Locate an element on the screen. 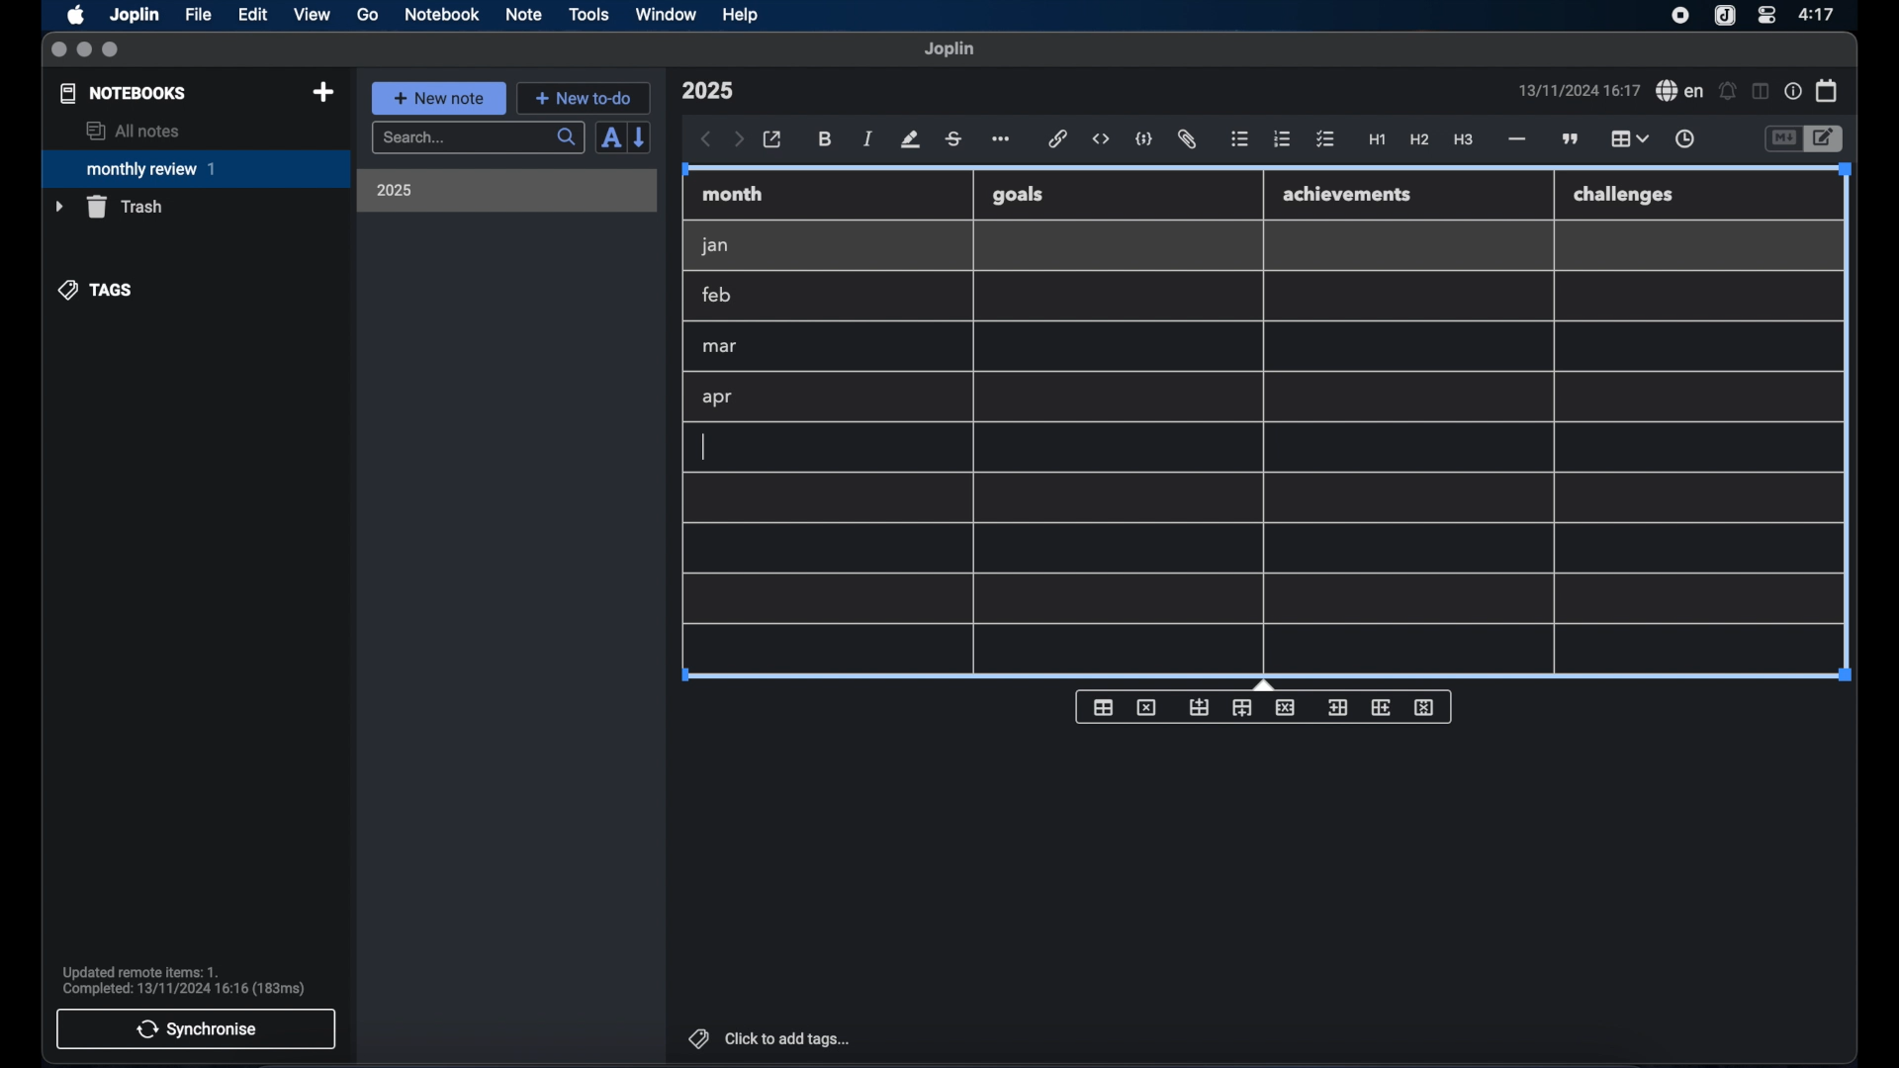  screen recorder icon is located at coordinates (1680, 16).